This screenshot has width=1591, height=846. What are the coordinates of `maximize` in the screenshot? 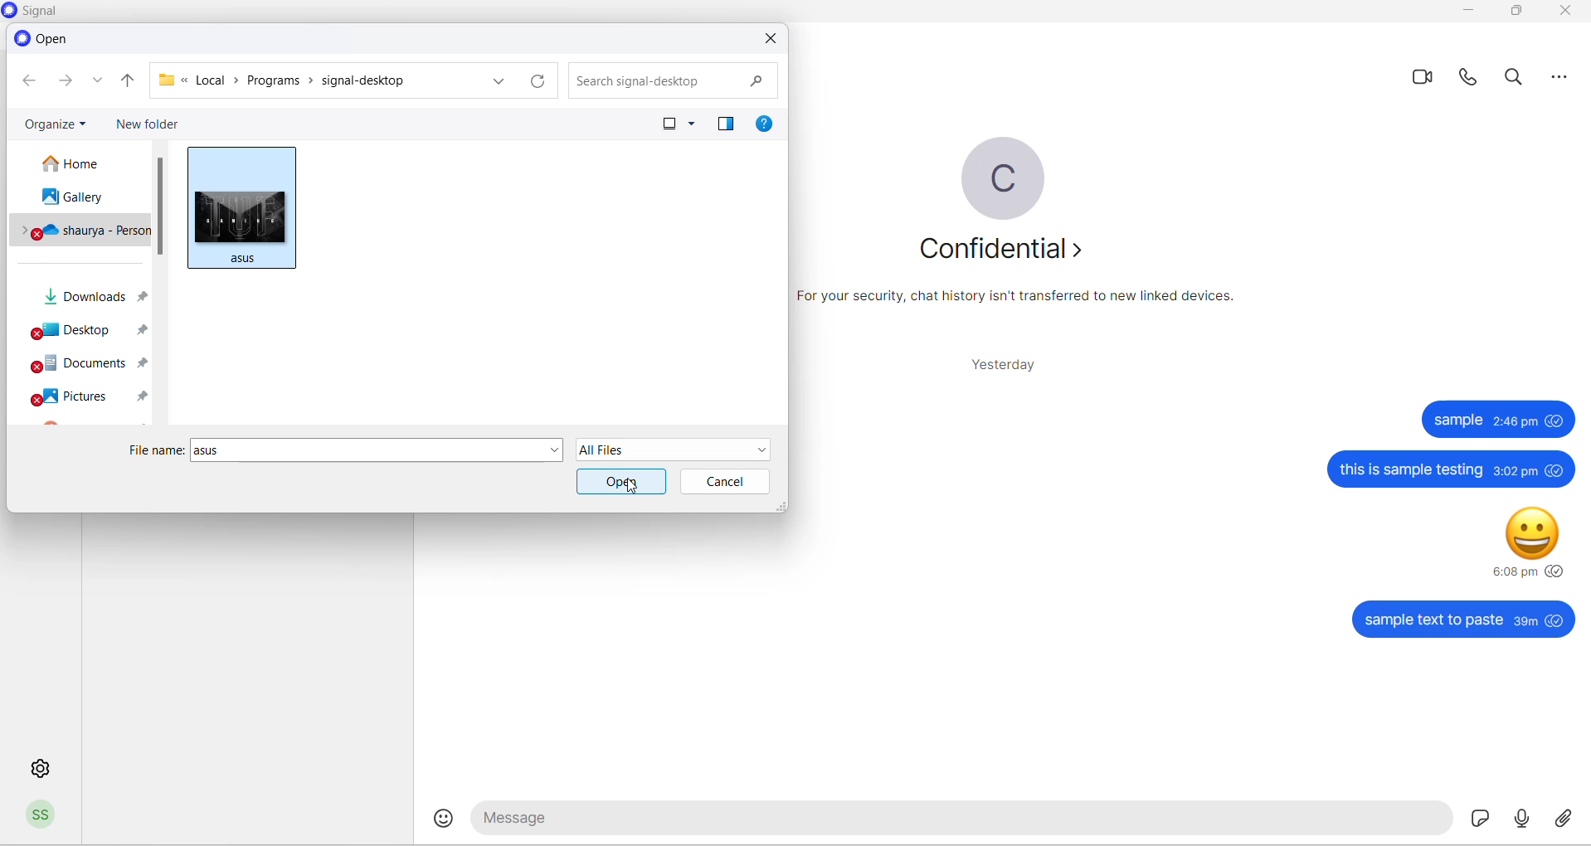 It's located at (1514, 16).